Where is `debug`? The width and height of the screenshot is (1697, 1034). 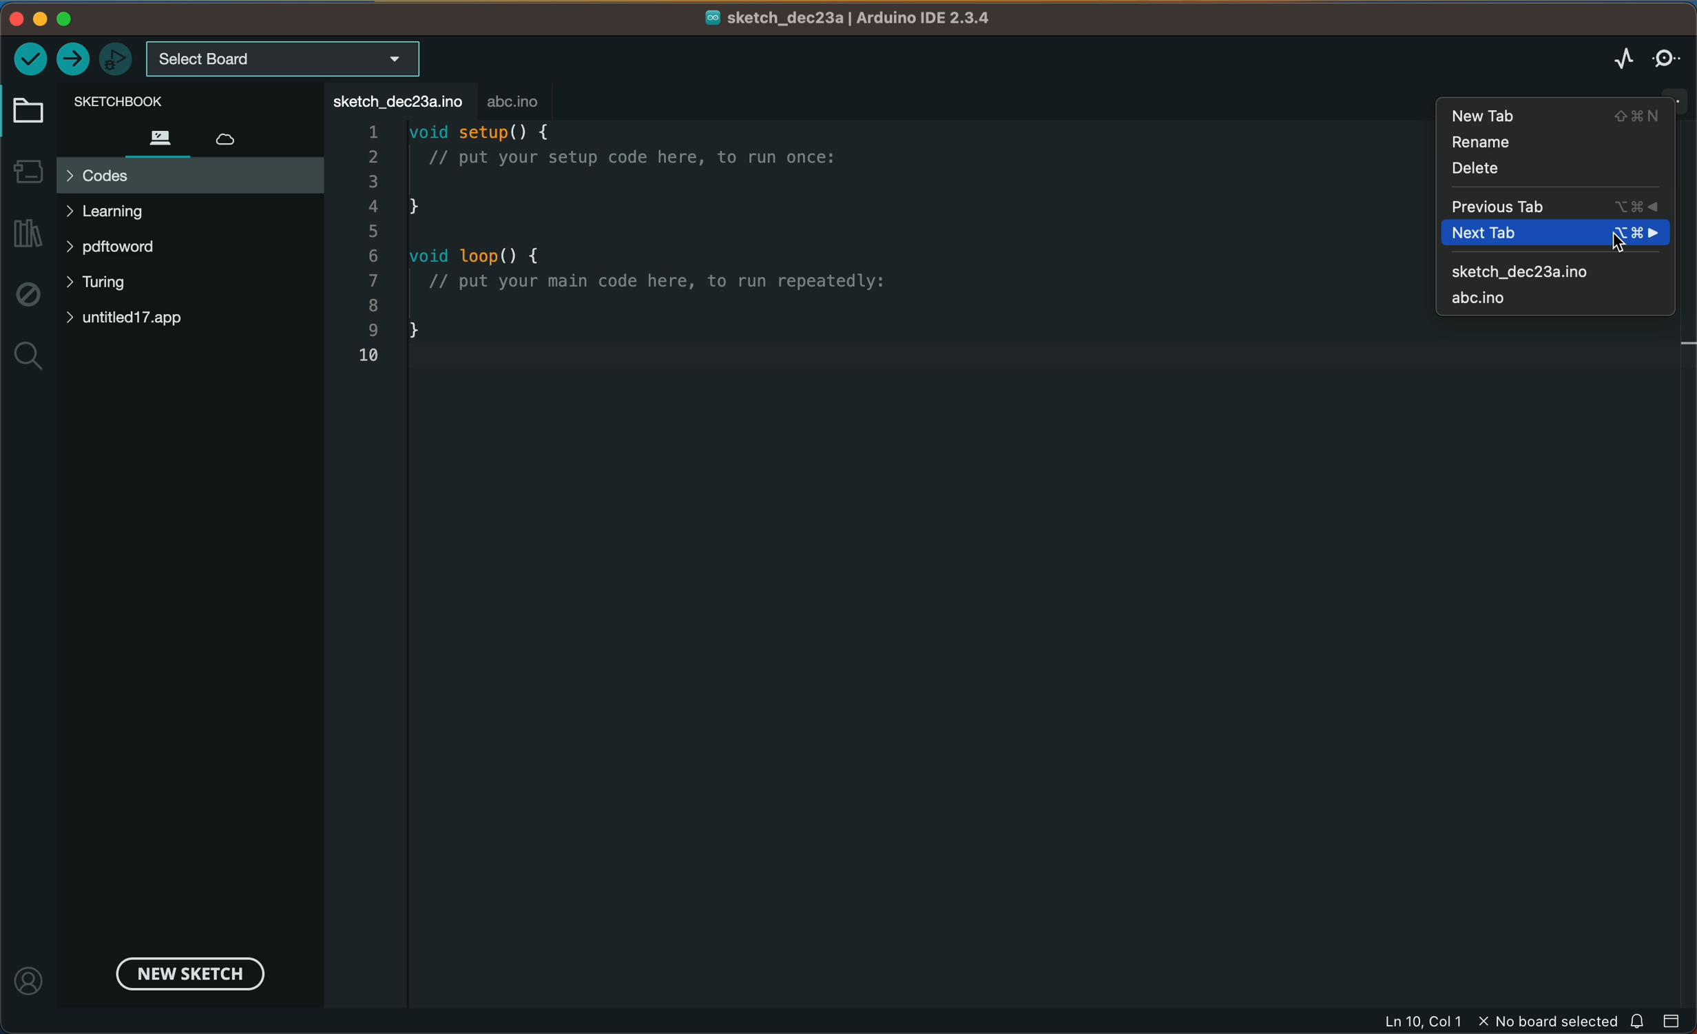 debug is located at coordinates (31, 294).